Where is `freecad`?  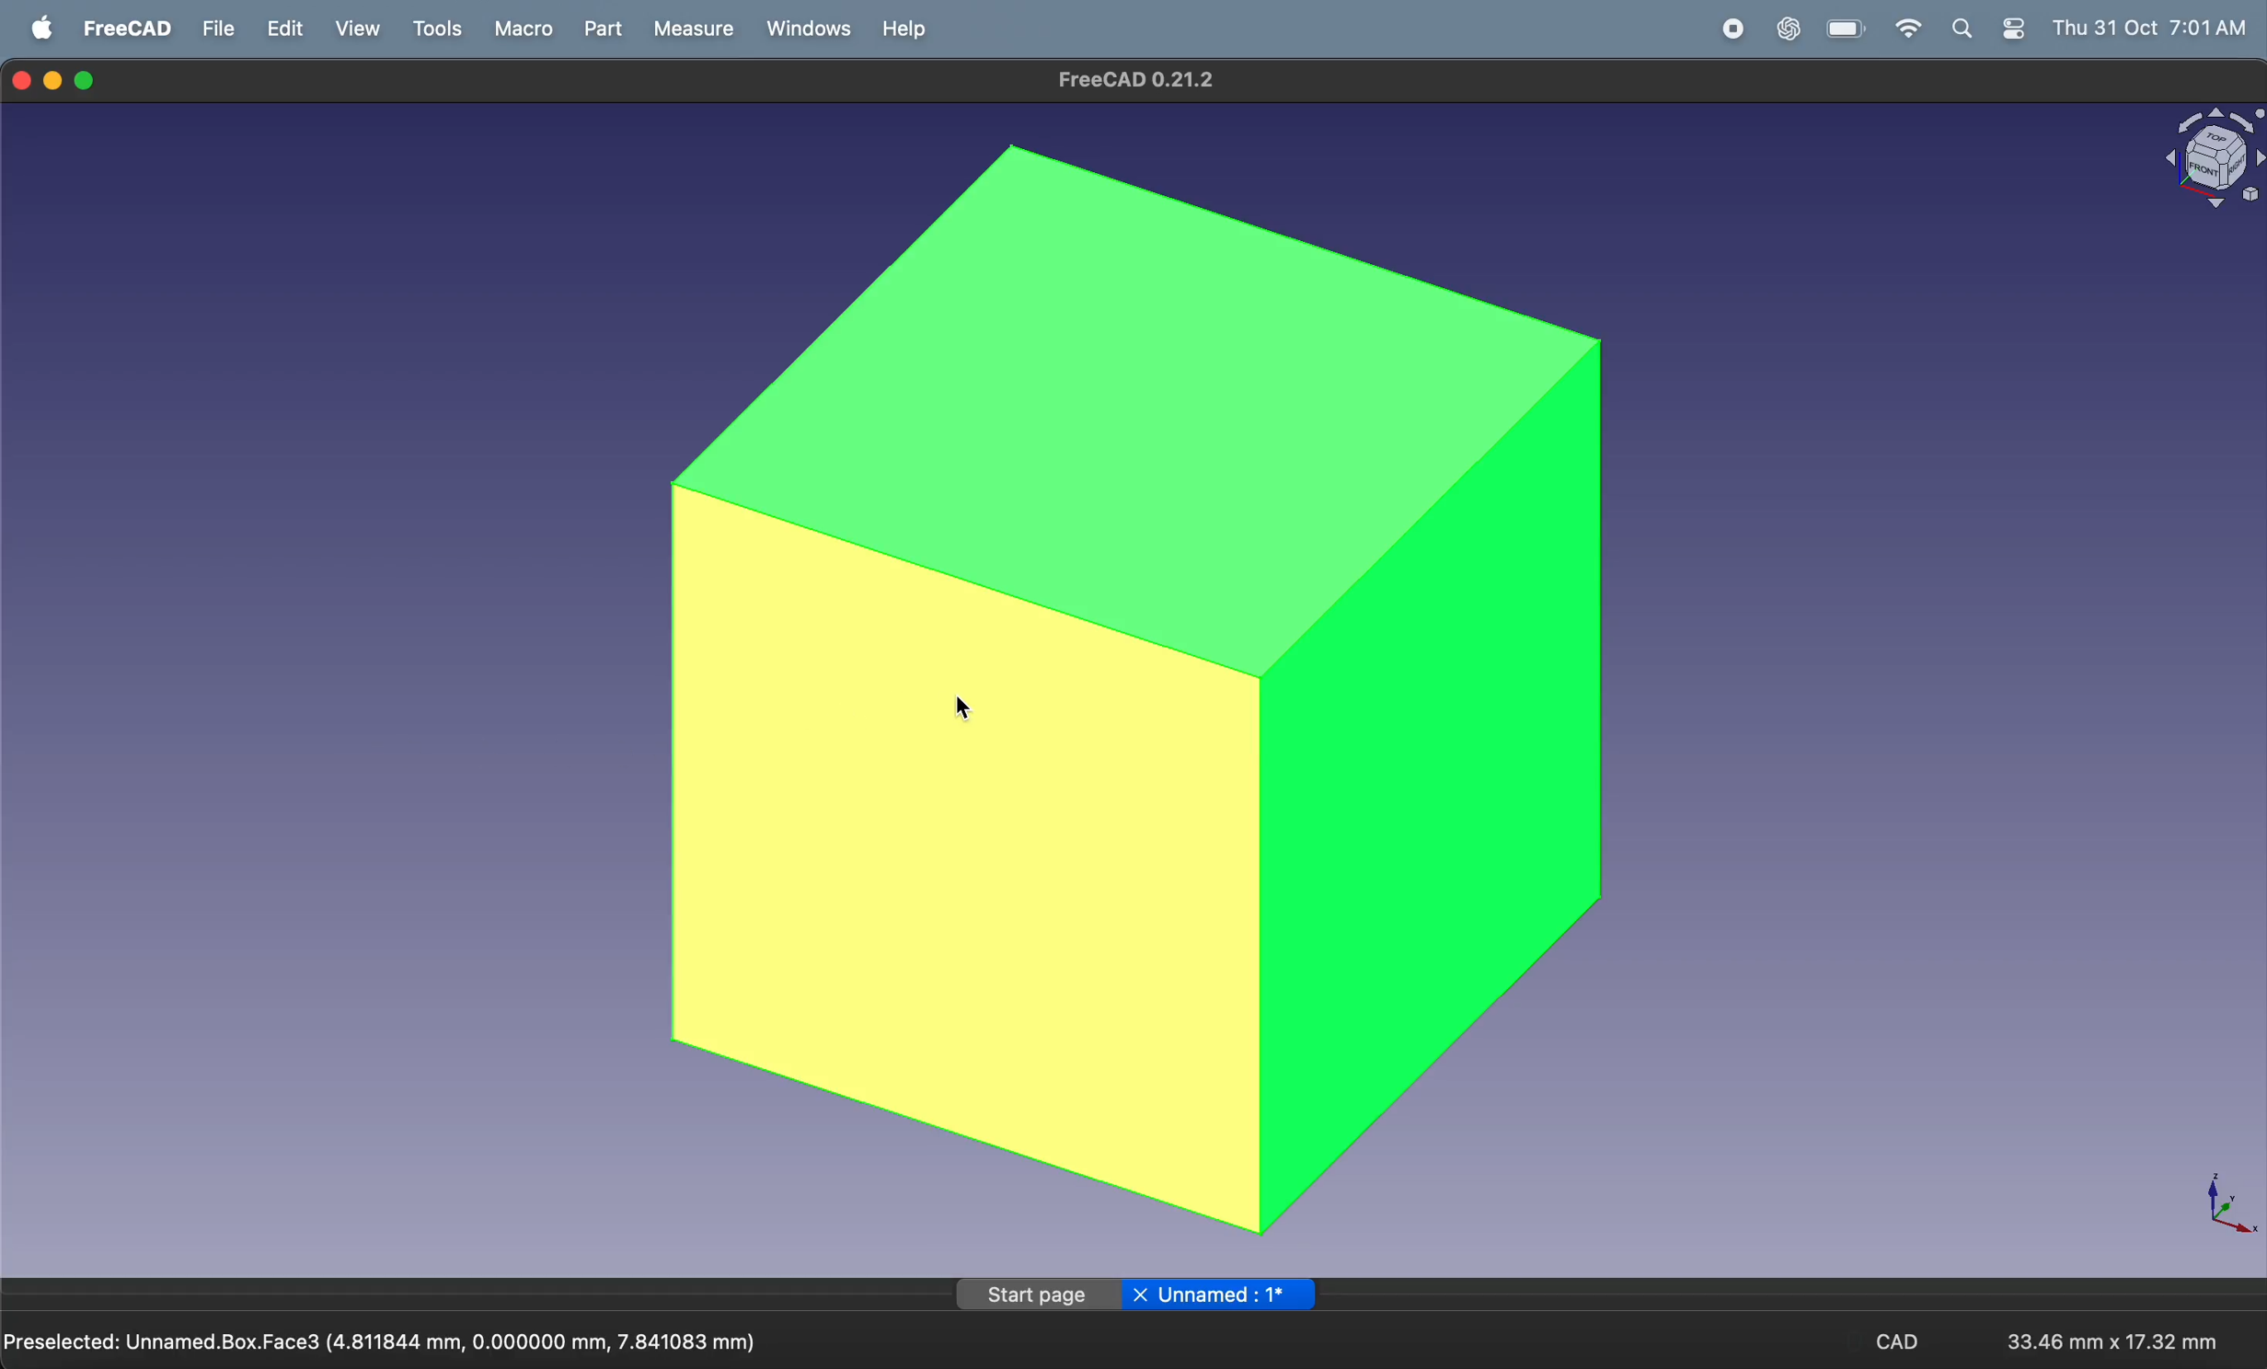
freecad is located at coordinates (124, 29).